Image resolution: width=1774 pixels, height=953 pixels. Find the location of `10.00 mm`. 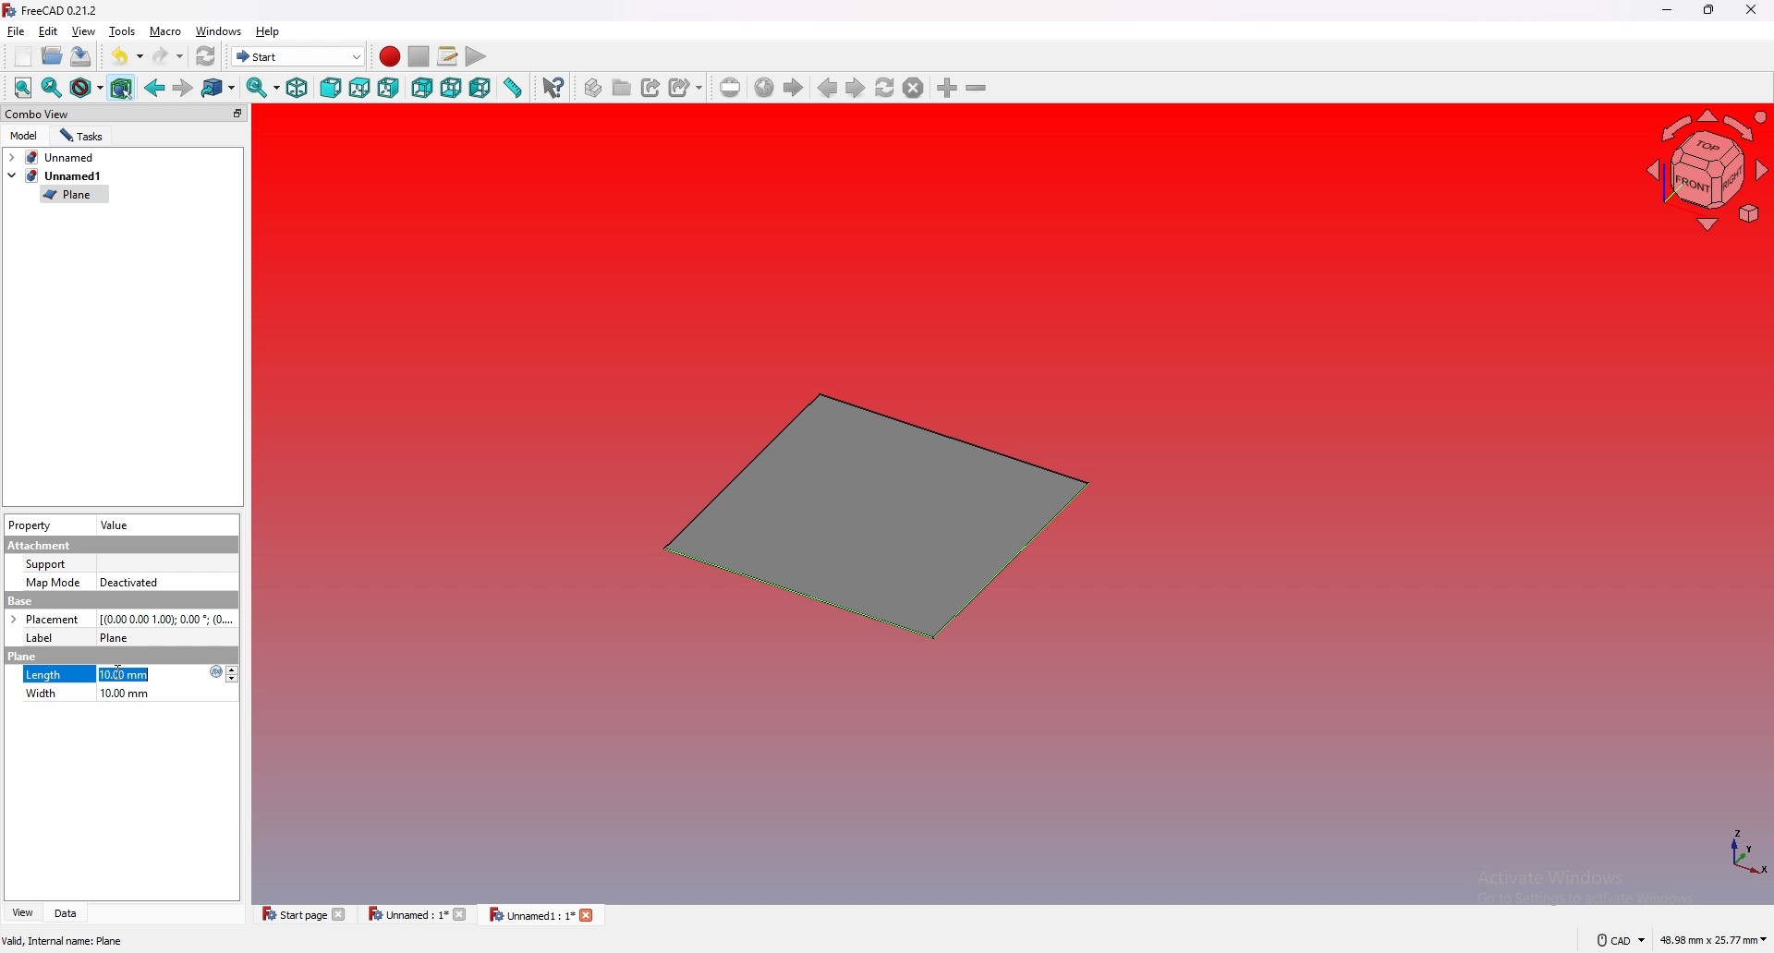

10.00 mm is located at coordinates (122, 695).